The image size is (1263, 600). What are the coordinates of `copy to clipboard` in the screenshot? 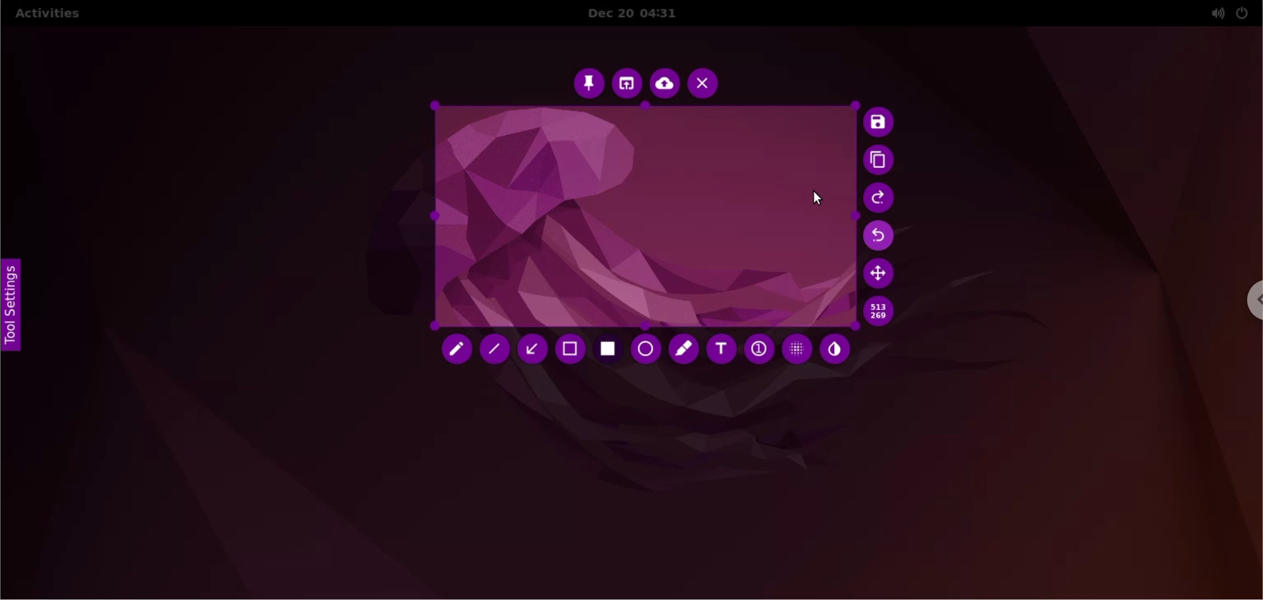 It's located at (881, 161).